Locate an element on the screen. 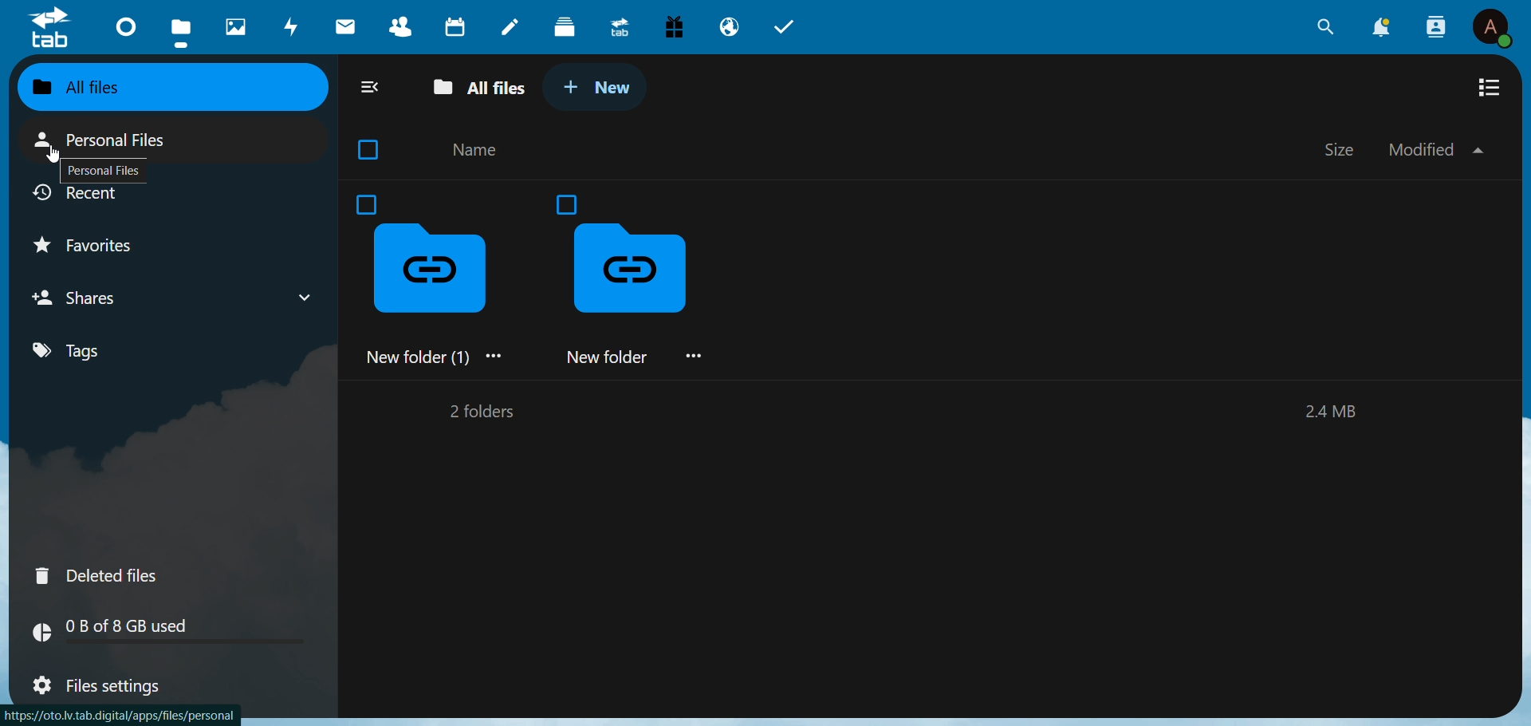  deck is located at coordinates (568, 27).